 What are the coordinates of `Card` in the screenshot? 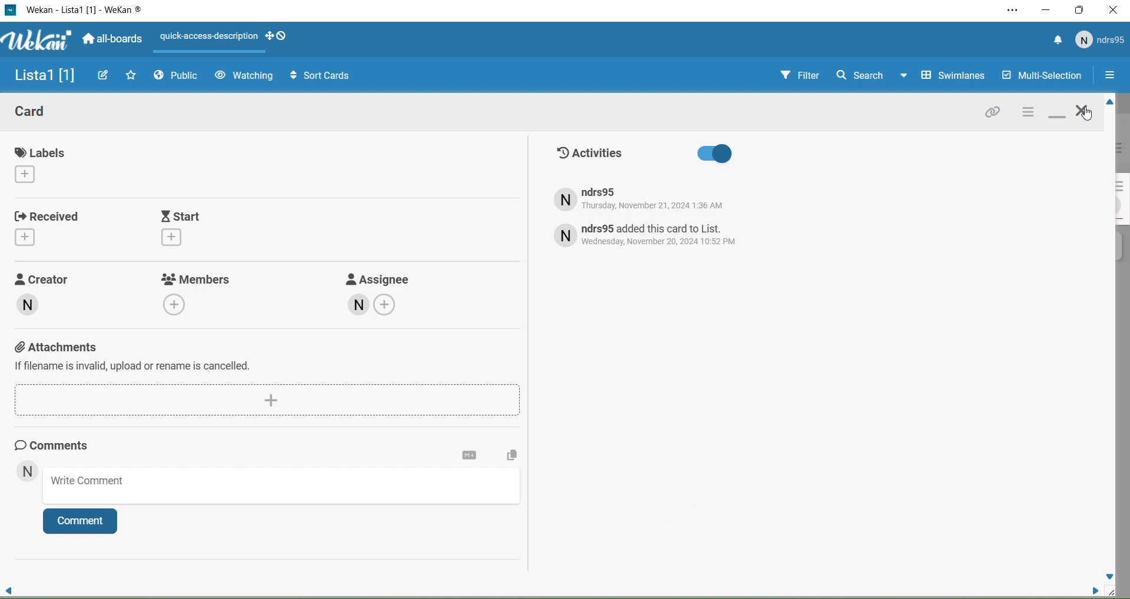 It's located at (41, 114).